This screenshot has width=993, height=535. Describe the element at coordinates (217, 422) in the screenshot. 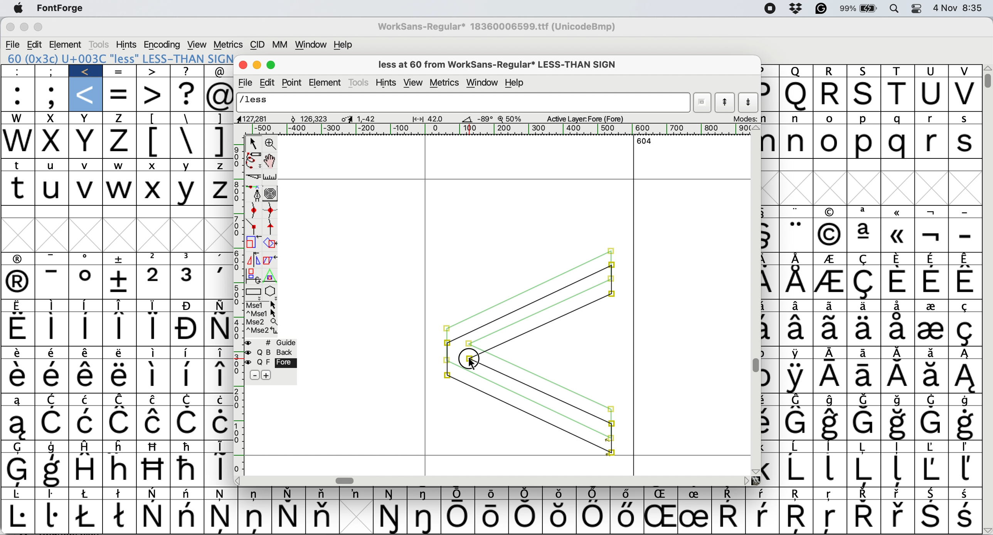

I see `Symbol` at that location.